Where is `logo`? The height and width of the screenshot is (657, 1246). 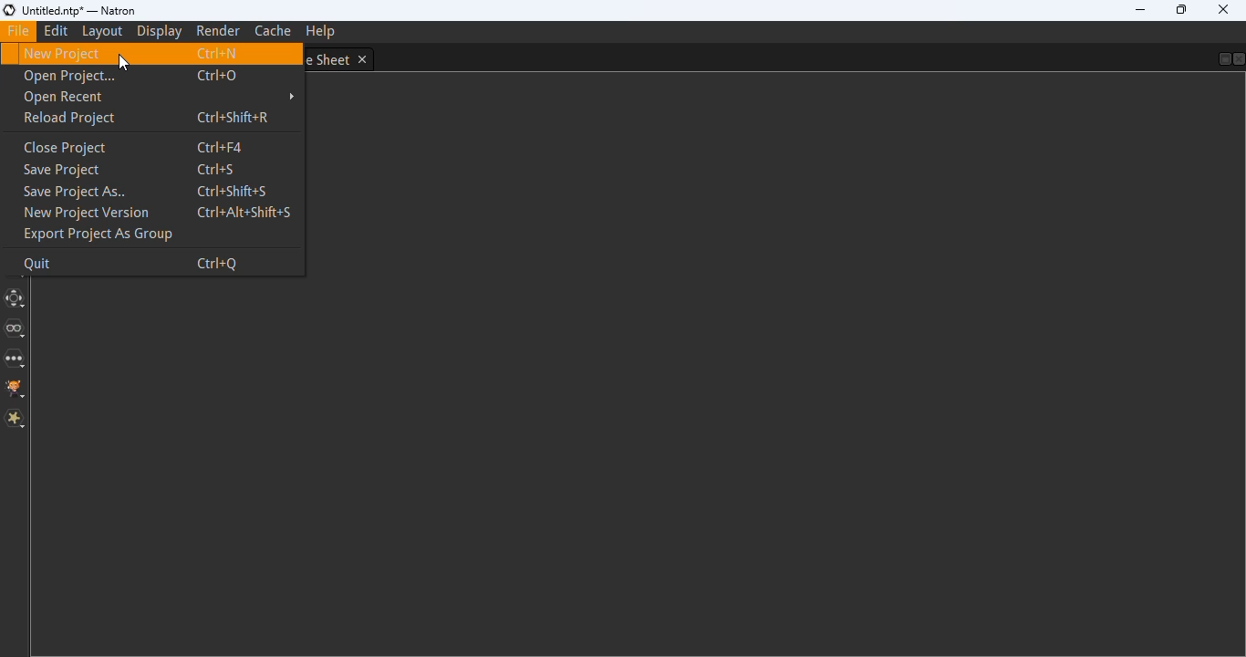
logo is located at coordinates (9, 10).